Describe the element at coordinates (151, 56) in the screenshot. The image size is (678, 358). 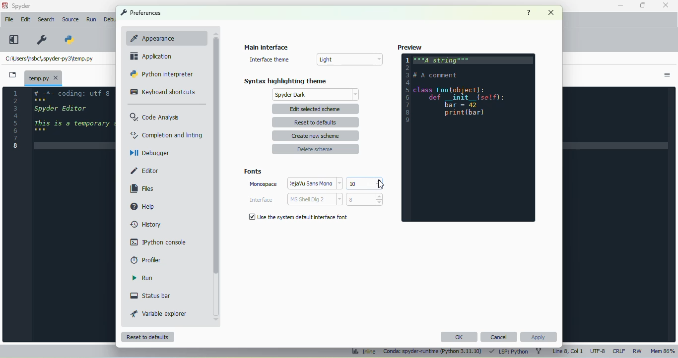
I see `application` at that location.